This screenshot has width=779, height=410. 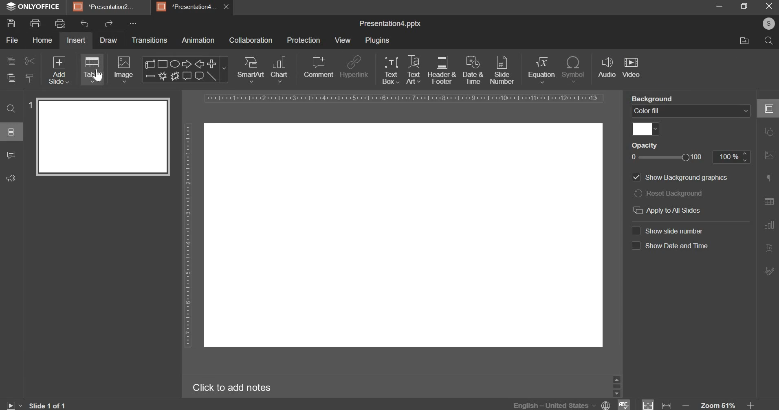 What do you see at coordinates (185, 7) in the screenshot?
I see `presentation4` at bounding box center [185, 7].